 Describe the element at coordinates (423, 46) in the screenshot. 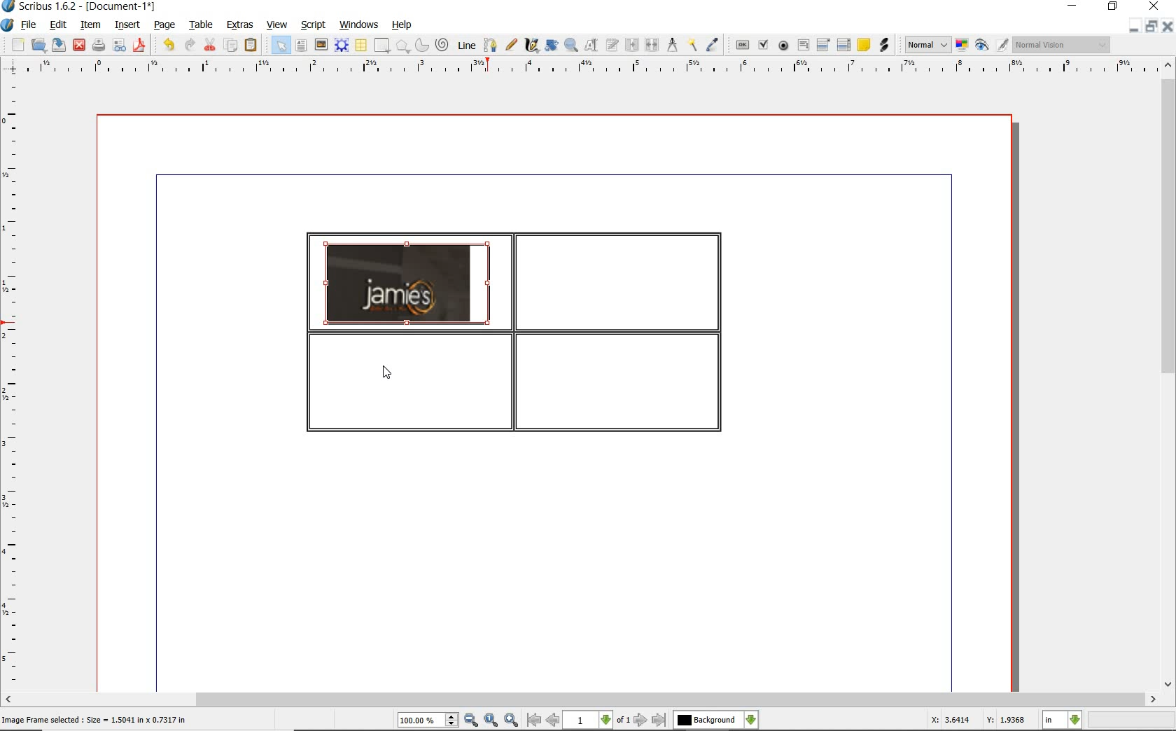

I see `arc` at that location.